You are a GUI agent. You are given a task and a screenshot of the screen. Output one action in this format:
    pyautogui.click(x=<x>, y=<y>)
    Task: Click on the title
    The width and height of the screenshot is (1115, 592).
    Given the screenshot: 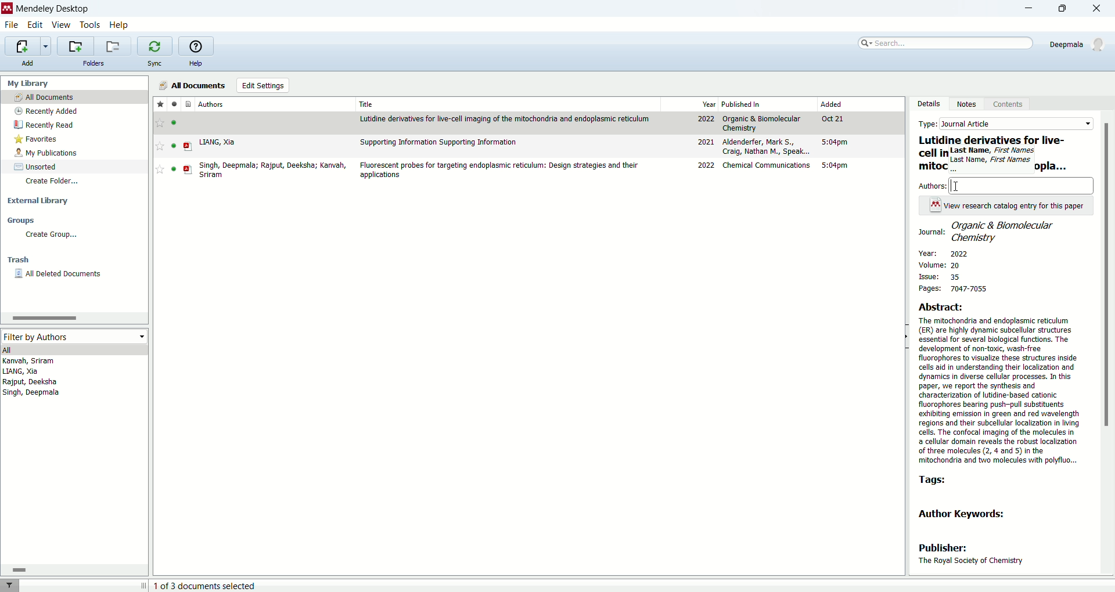 What is the action you would take?
    pyautogui.click(x=366, y=104)
    